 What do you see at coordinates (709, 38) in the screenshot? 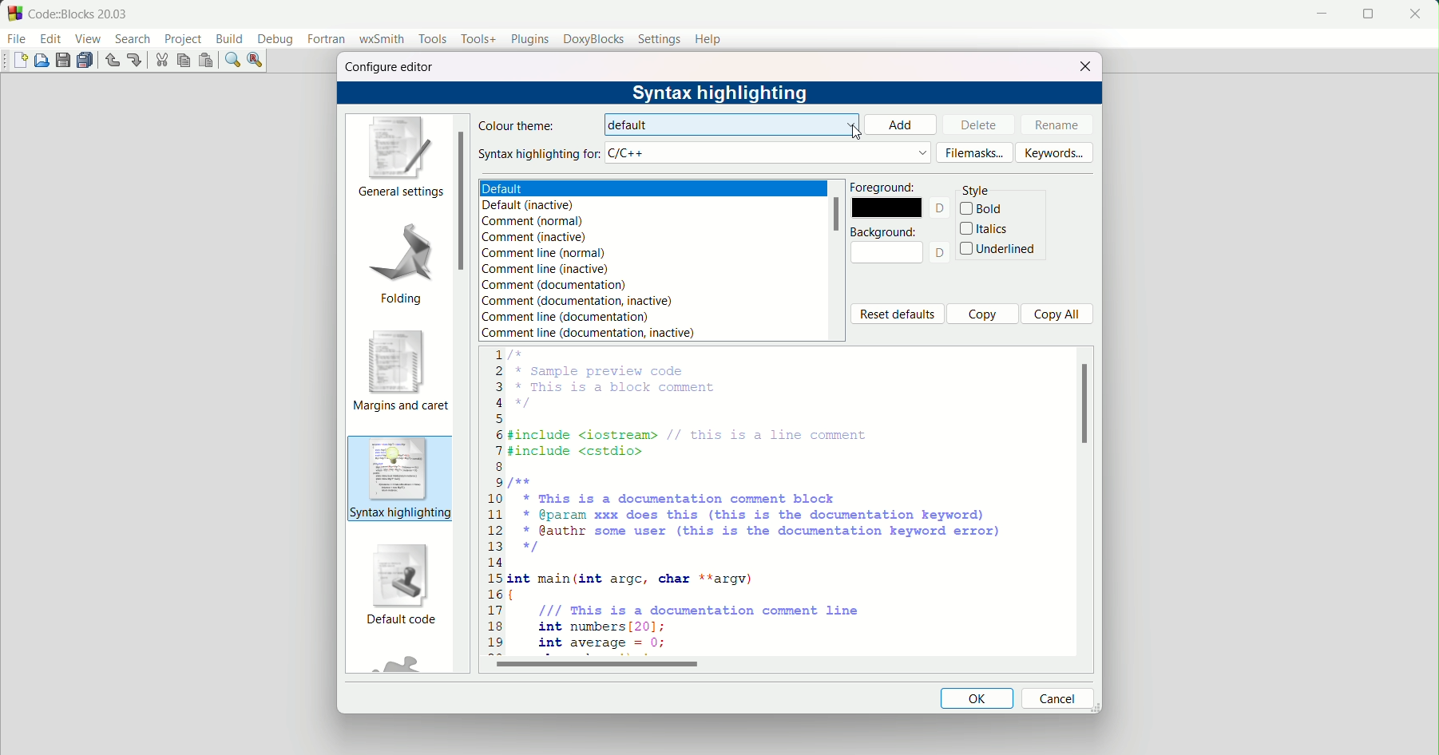
I see `help` at bounding box center [709, 38].